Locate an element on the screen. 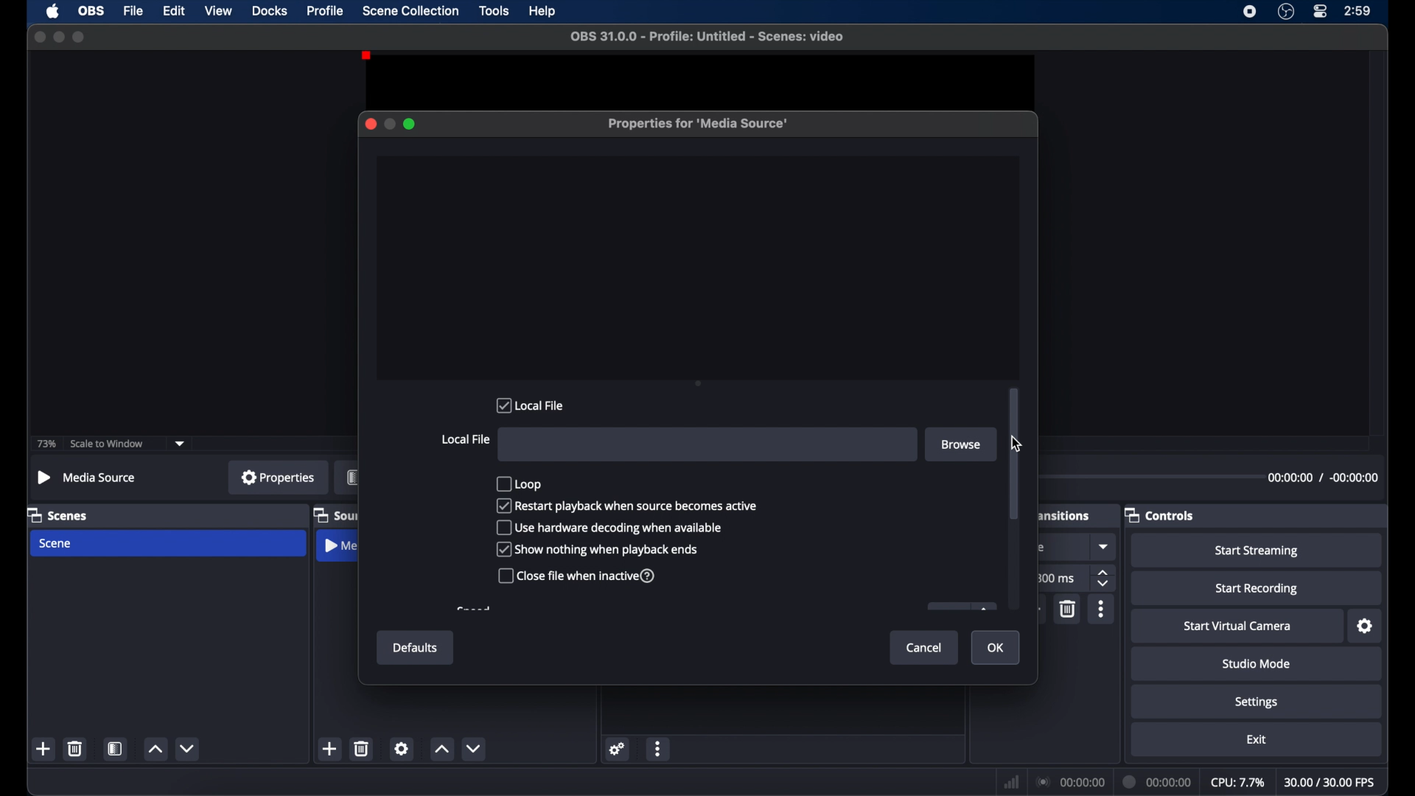 This screenshot has width=1415, height=796. start virtual camera is located at coordinates (1238, 626).